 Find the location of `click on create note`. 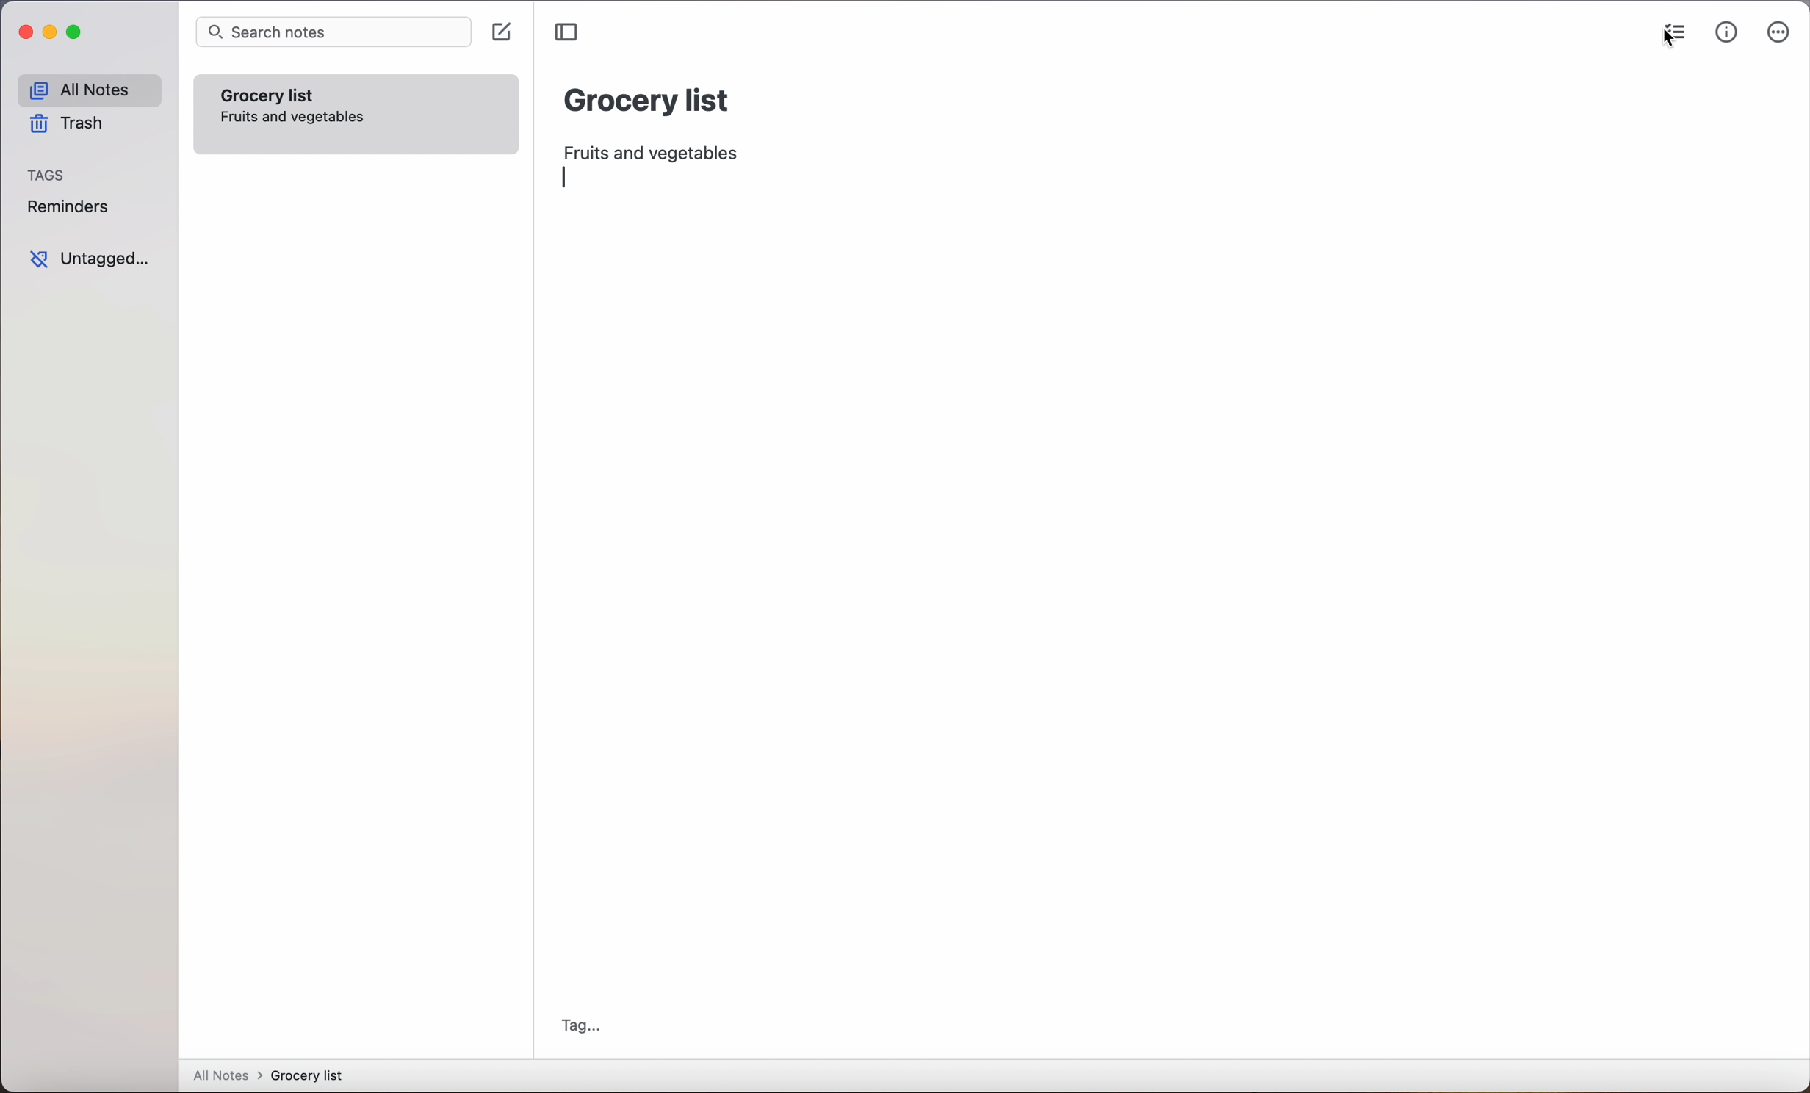

click on create note is located at coordinates (505, 33).